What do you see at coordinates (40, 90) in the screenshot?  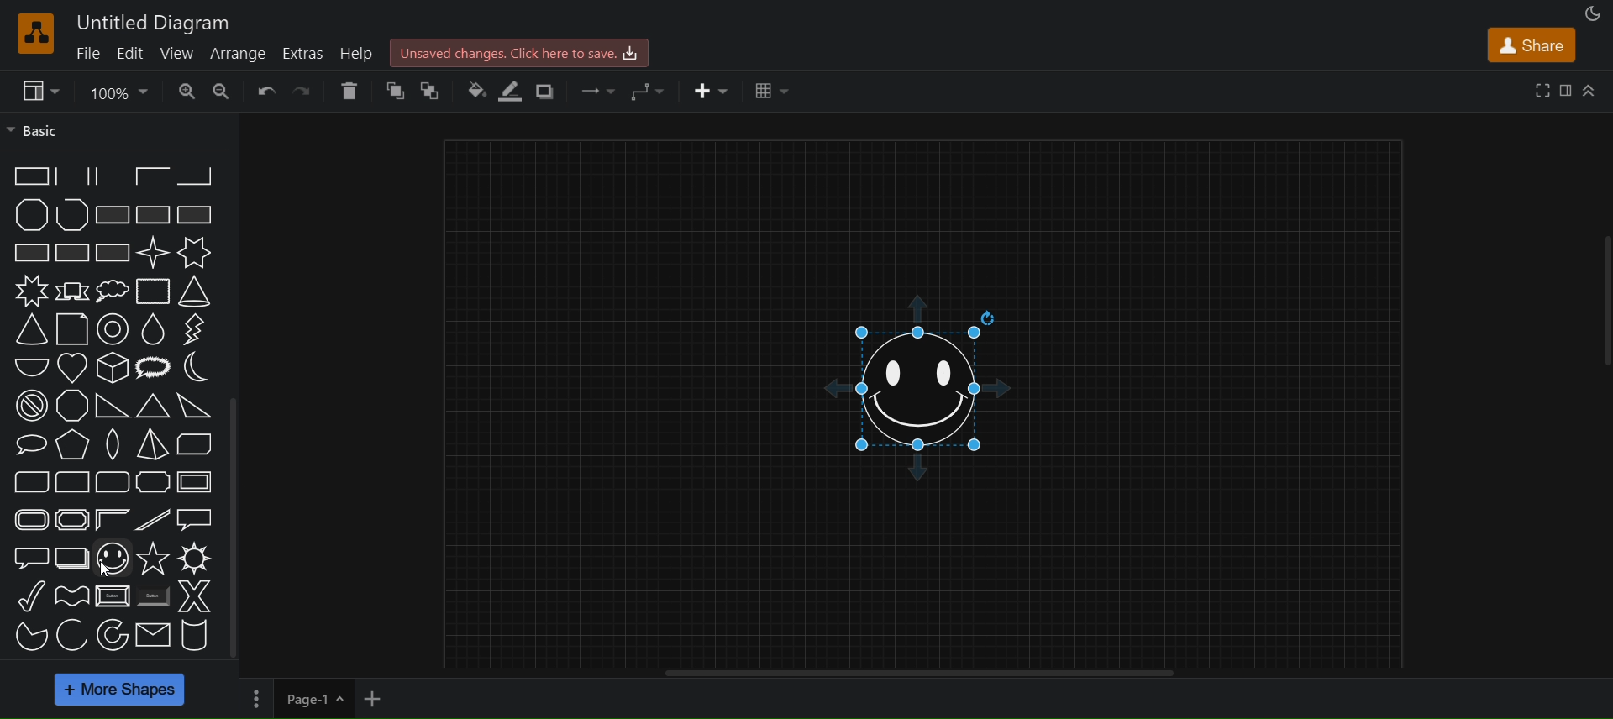 I see `view` at bounding box center [40, 90].